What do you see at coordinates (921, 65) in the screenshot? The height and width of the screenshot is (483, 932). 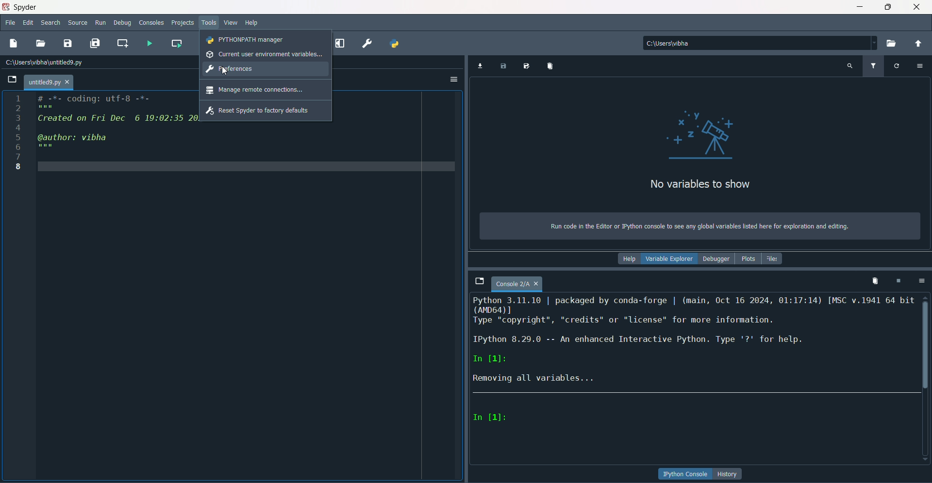 I see `options` at bounding box center [921, 65].